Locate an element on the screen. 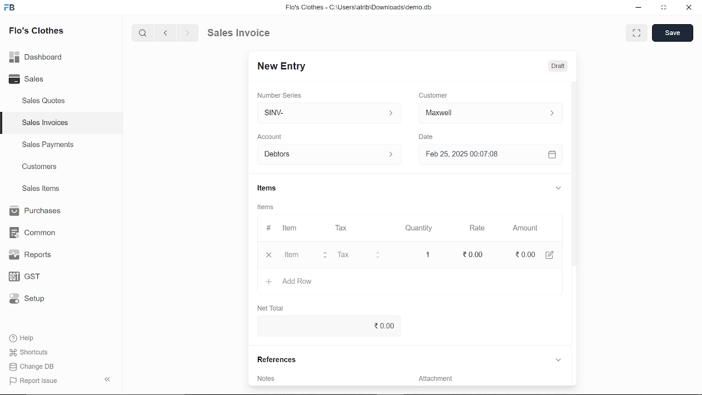 Image resolution: width=702 pixels, height=395 pixels. restore down is located at coordinates (662, 8).